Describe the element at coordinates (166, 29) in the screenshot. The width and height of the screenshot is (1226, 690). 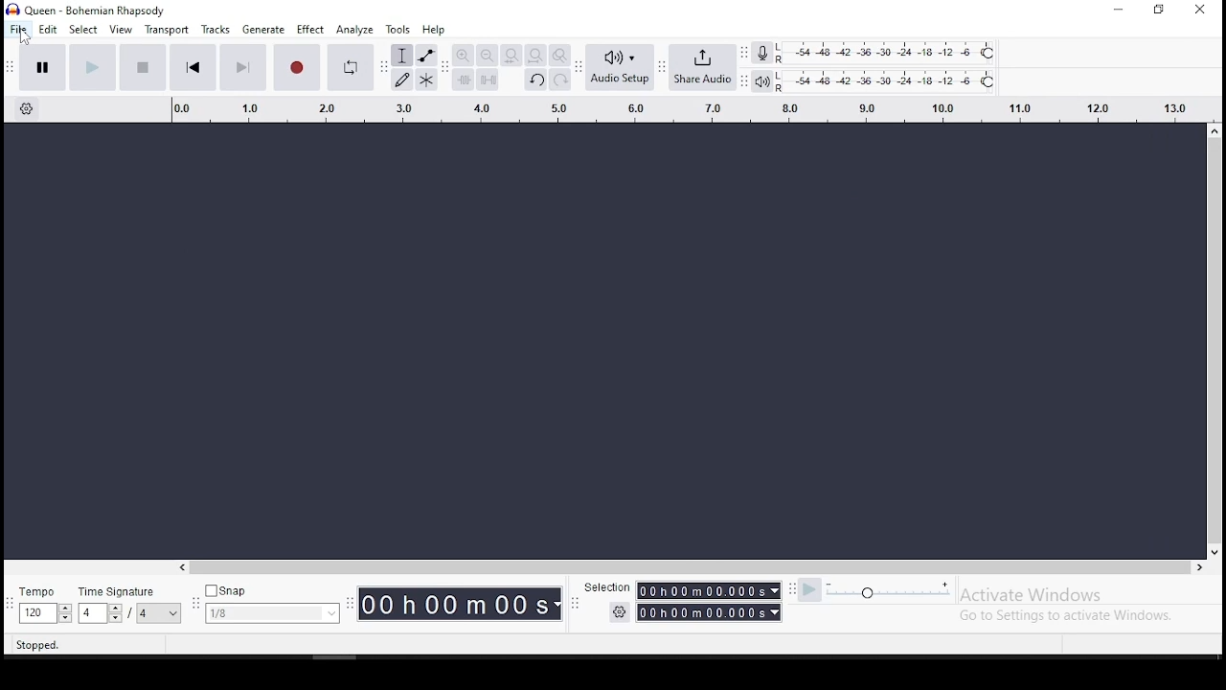
I see `transport` at that location.